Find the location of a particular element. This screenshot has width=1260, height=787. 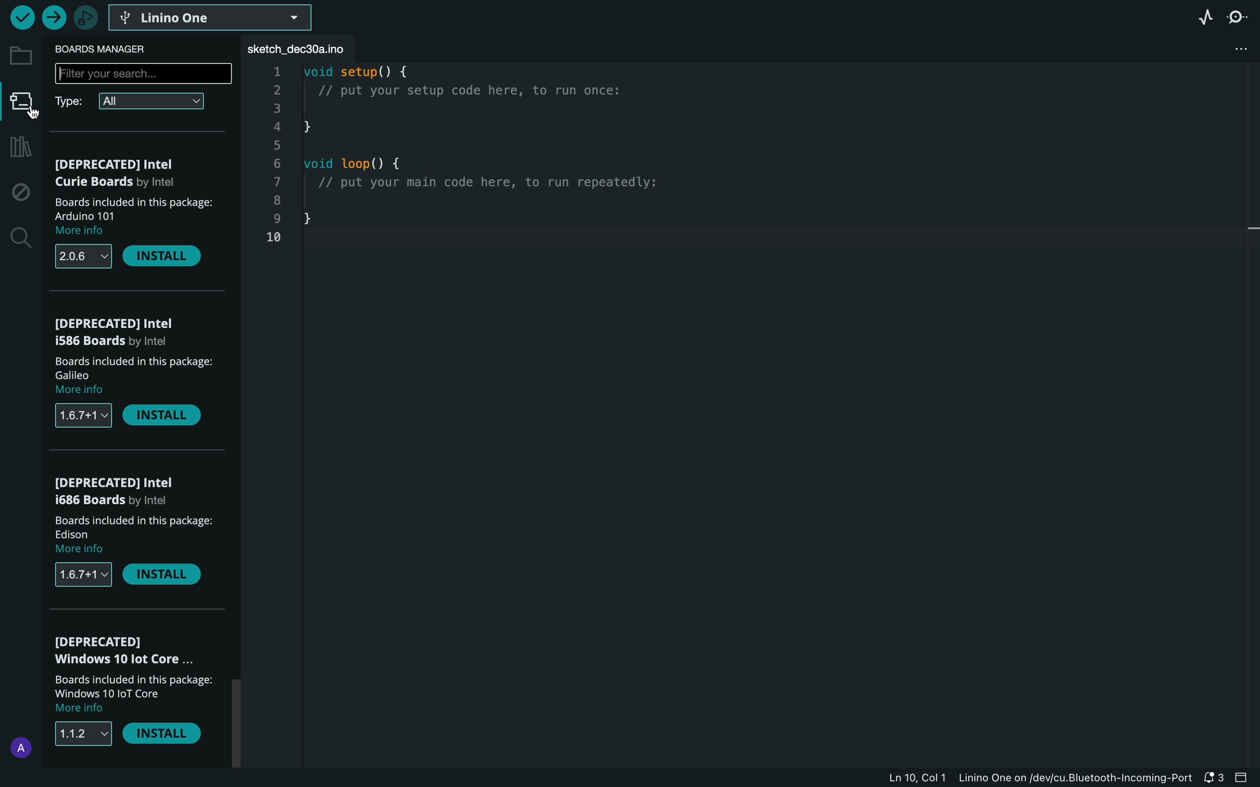

close bar is located at coordinates (1246, 779).